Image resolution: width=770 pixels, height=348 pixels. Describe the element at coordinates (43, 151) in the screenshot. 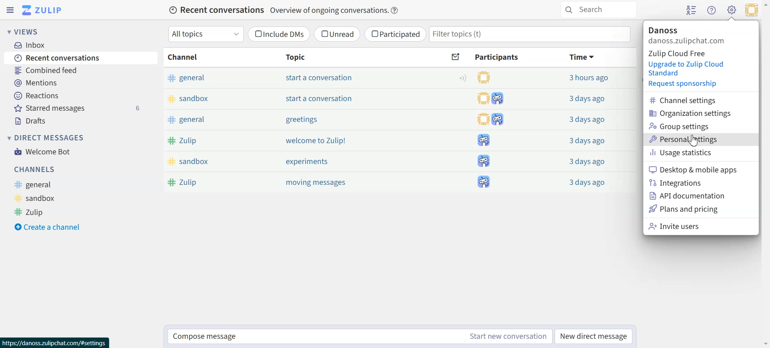

I see `Welcome Bot` at that location.